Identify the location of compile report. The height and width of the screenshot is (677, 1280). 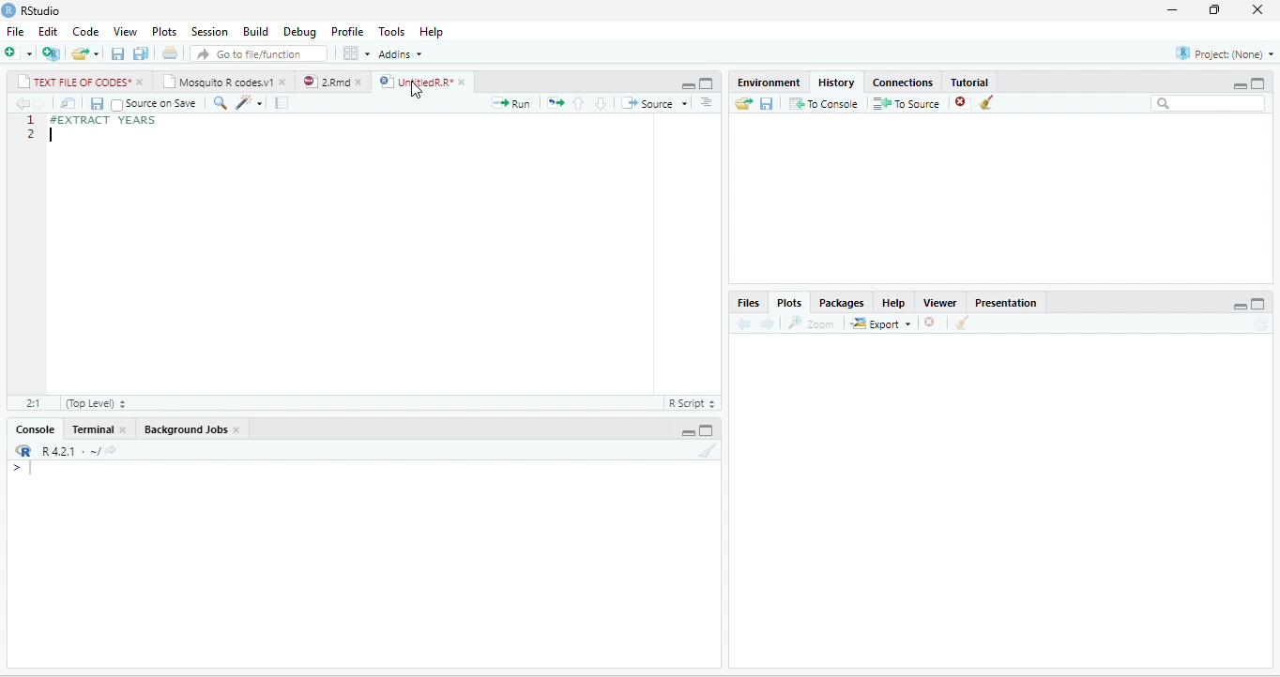
(282, 102).